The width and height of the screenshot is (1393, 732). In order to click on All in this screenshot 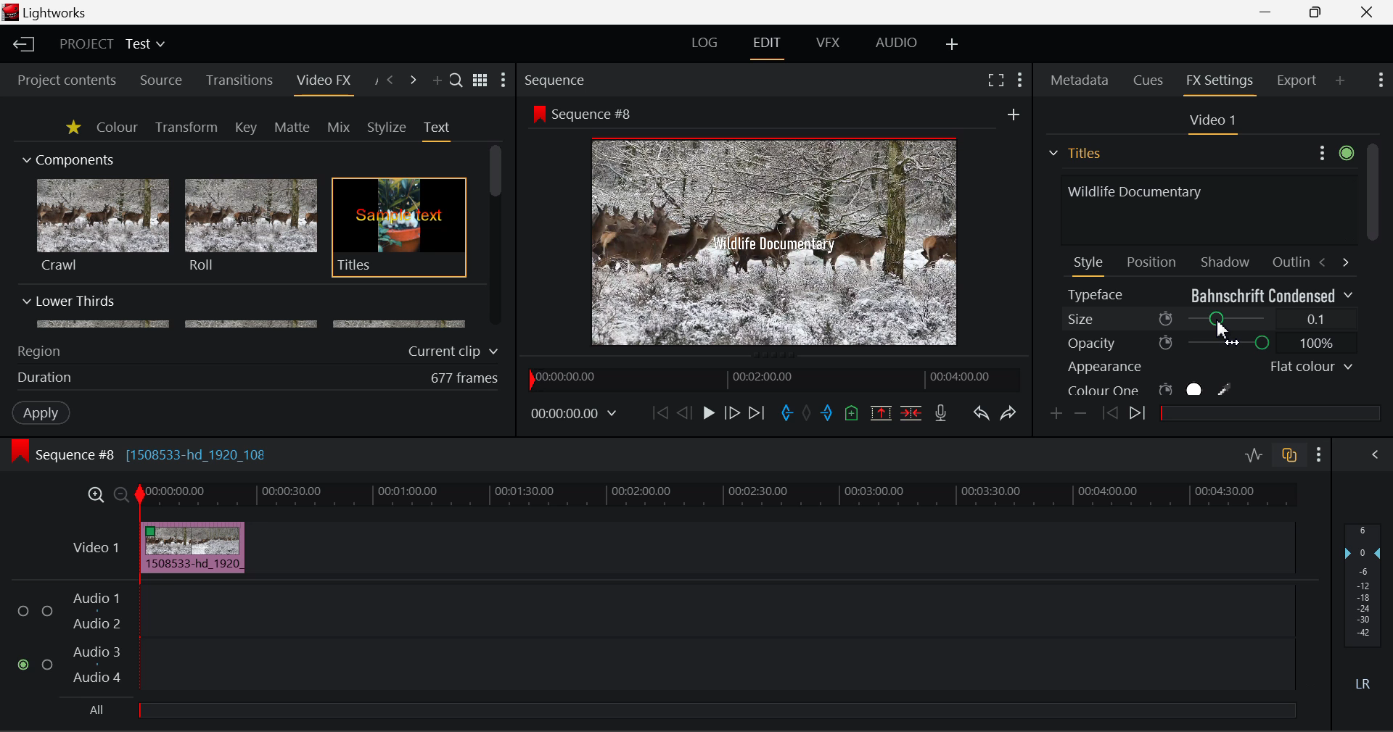, I will do `click(98, 710)`.